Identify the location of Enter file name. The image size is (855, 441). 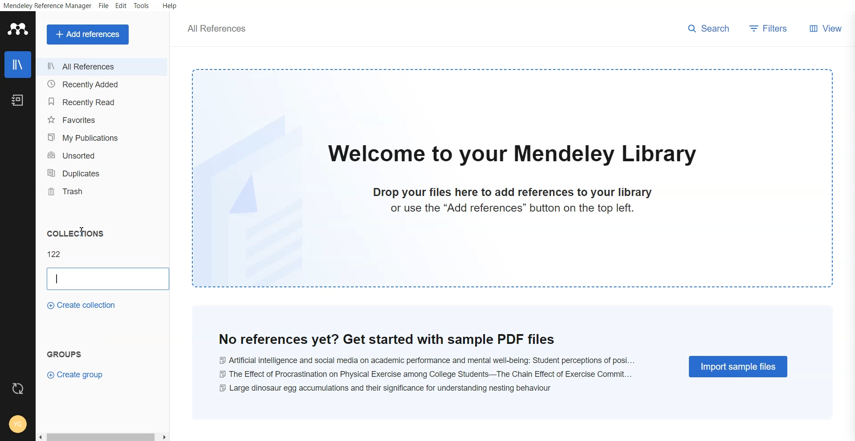
(107, 279).